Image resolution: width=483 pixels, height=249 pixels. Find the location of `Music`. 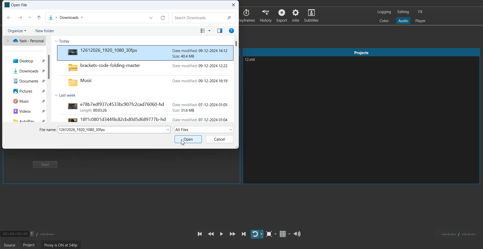

Music is located at coordinates (25, 101).